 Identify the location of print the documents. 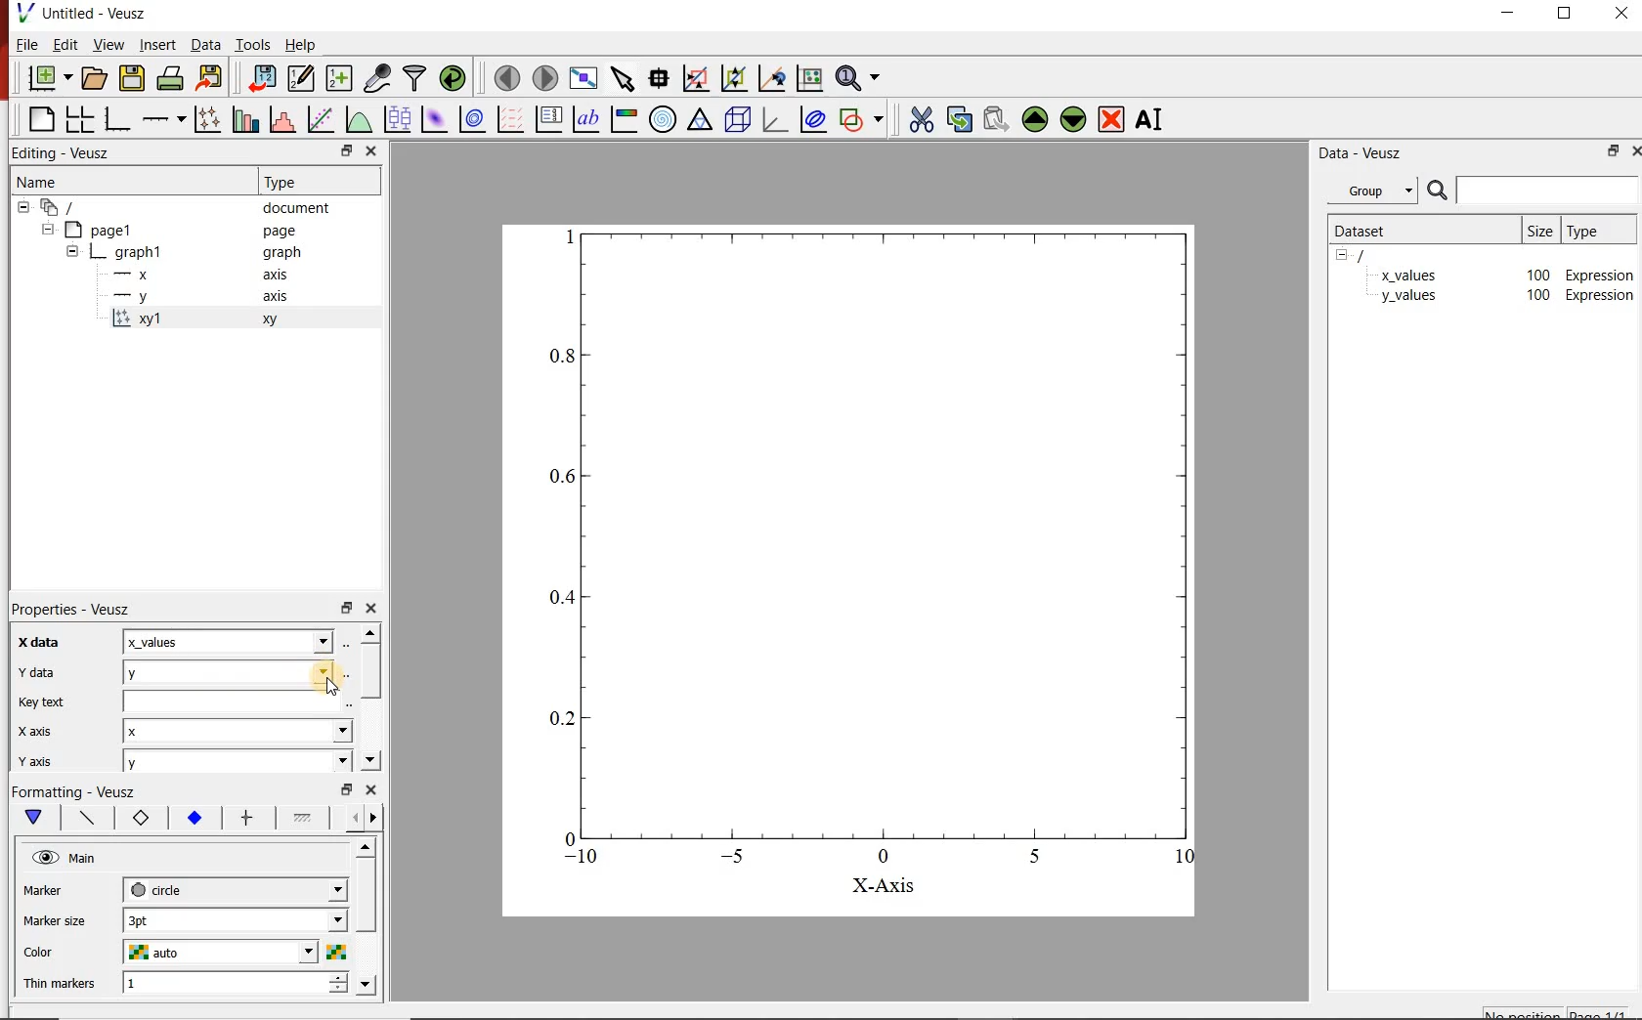
(170, 78).